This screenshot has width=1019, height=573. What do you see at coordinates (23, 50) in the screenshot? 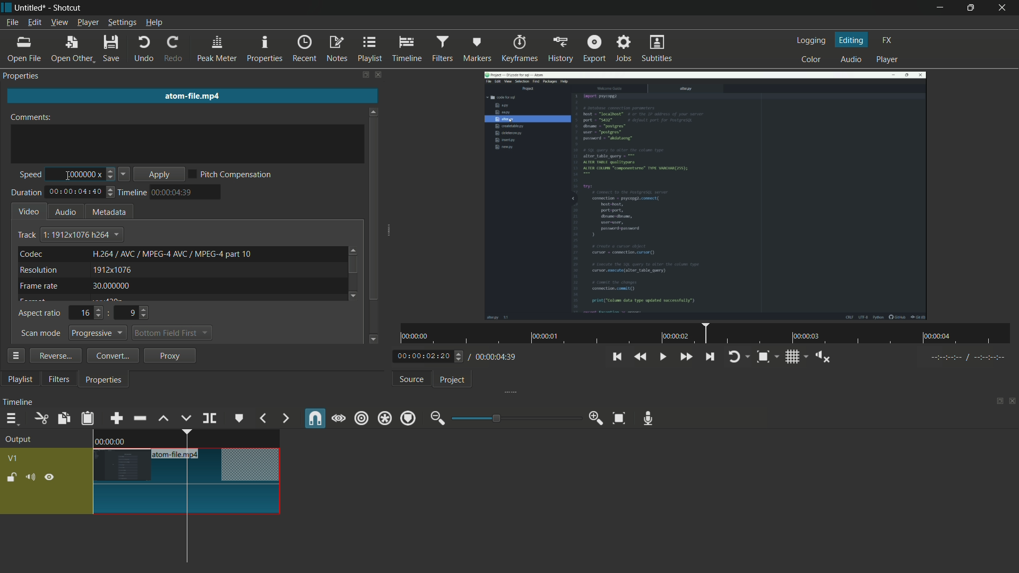
I see `open file` at bounding box center [23, 50].